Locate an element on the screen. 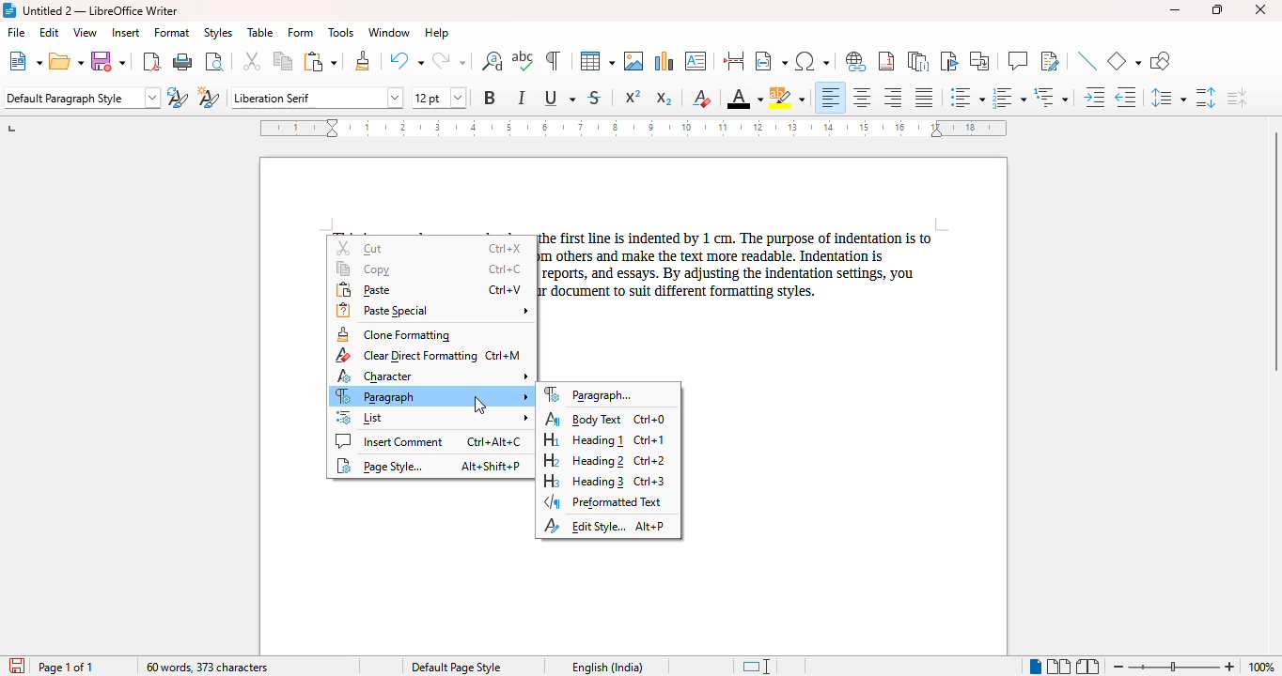 The width and height of the screenshot is (1282, 676). new style from selection is located at coordinates (210, 97).